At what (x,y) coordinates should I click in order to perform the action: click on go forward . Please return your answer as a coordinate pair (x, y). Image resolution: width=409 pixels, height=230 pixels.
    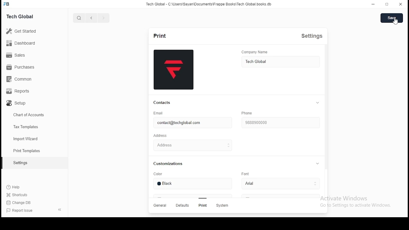
    Looking at the image, I should click on (103, 19).